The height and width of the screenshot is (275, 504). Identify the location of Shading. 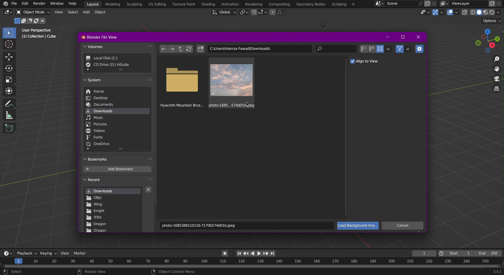
(207, 4).